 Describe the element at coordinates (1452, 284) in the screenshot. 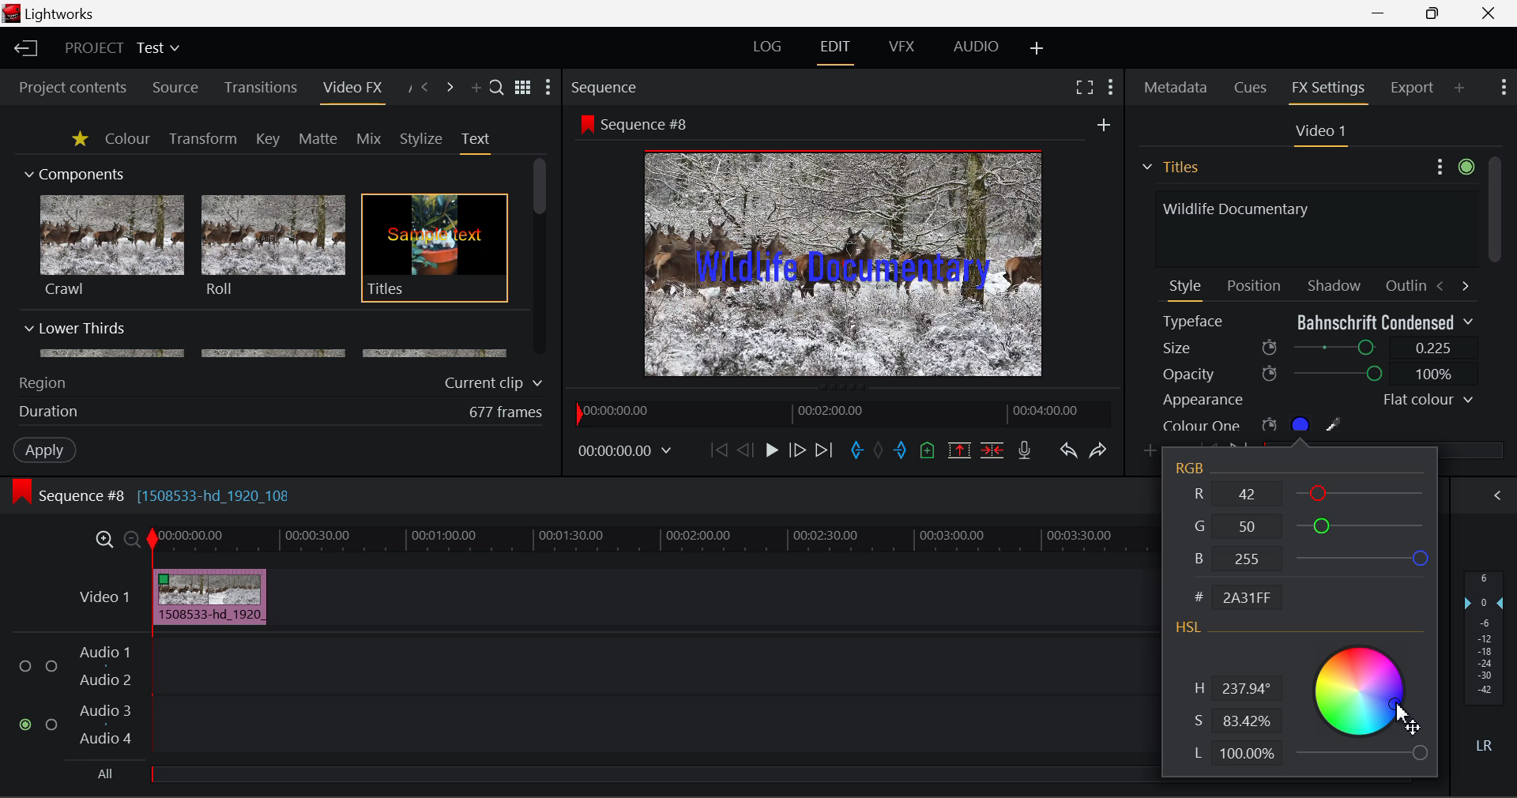

I see `Move between Tabs` at that location.